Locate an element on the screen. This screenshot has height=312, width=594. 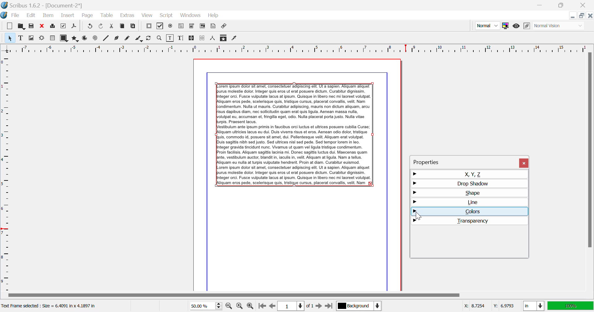
Select is located at coordinates (9, 37).